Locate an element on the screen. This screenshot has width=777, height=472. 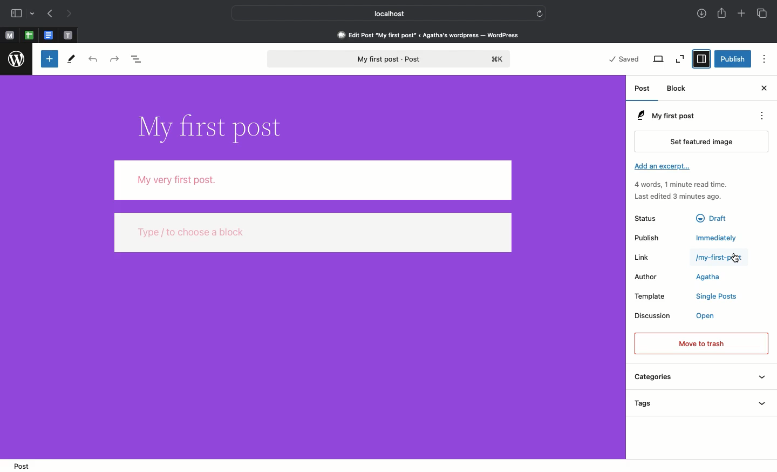
Wordpress is located at coordinates (16, 59).